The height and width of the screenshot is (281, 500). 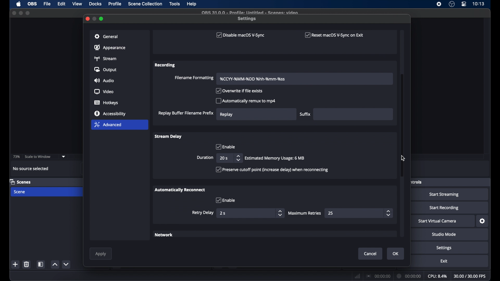 I want to click on scene filters, so click(x=41, y=264).